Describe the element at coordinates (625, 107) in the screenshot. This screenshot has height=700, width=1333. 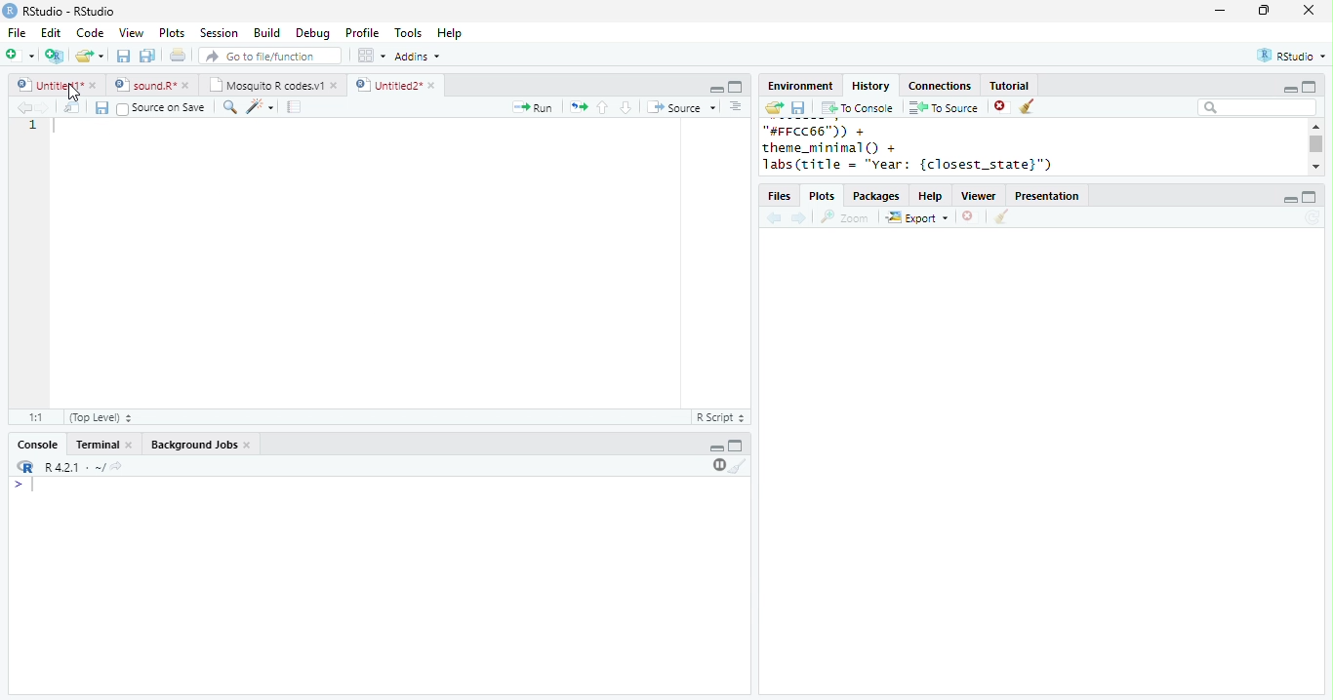
I see `down` at that location.